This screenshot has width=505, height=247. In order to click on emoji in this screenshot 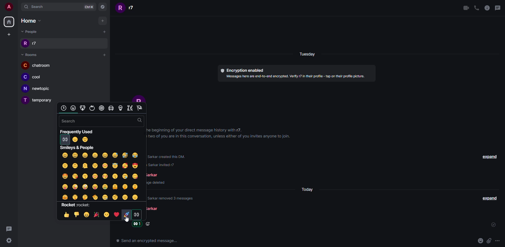, I will do `click(127, 214)`.